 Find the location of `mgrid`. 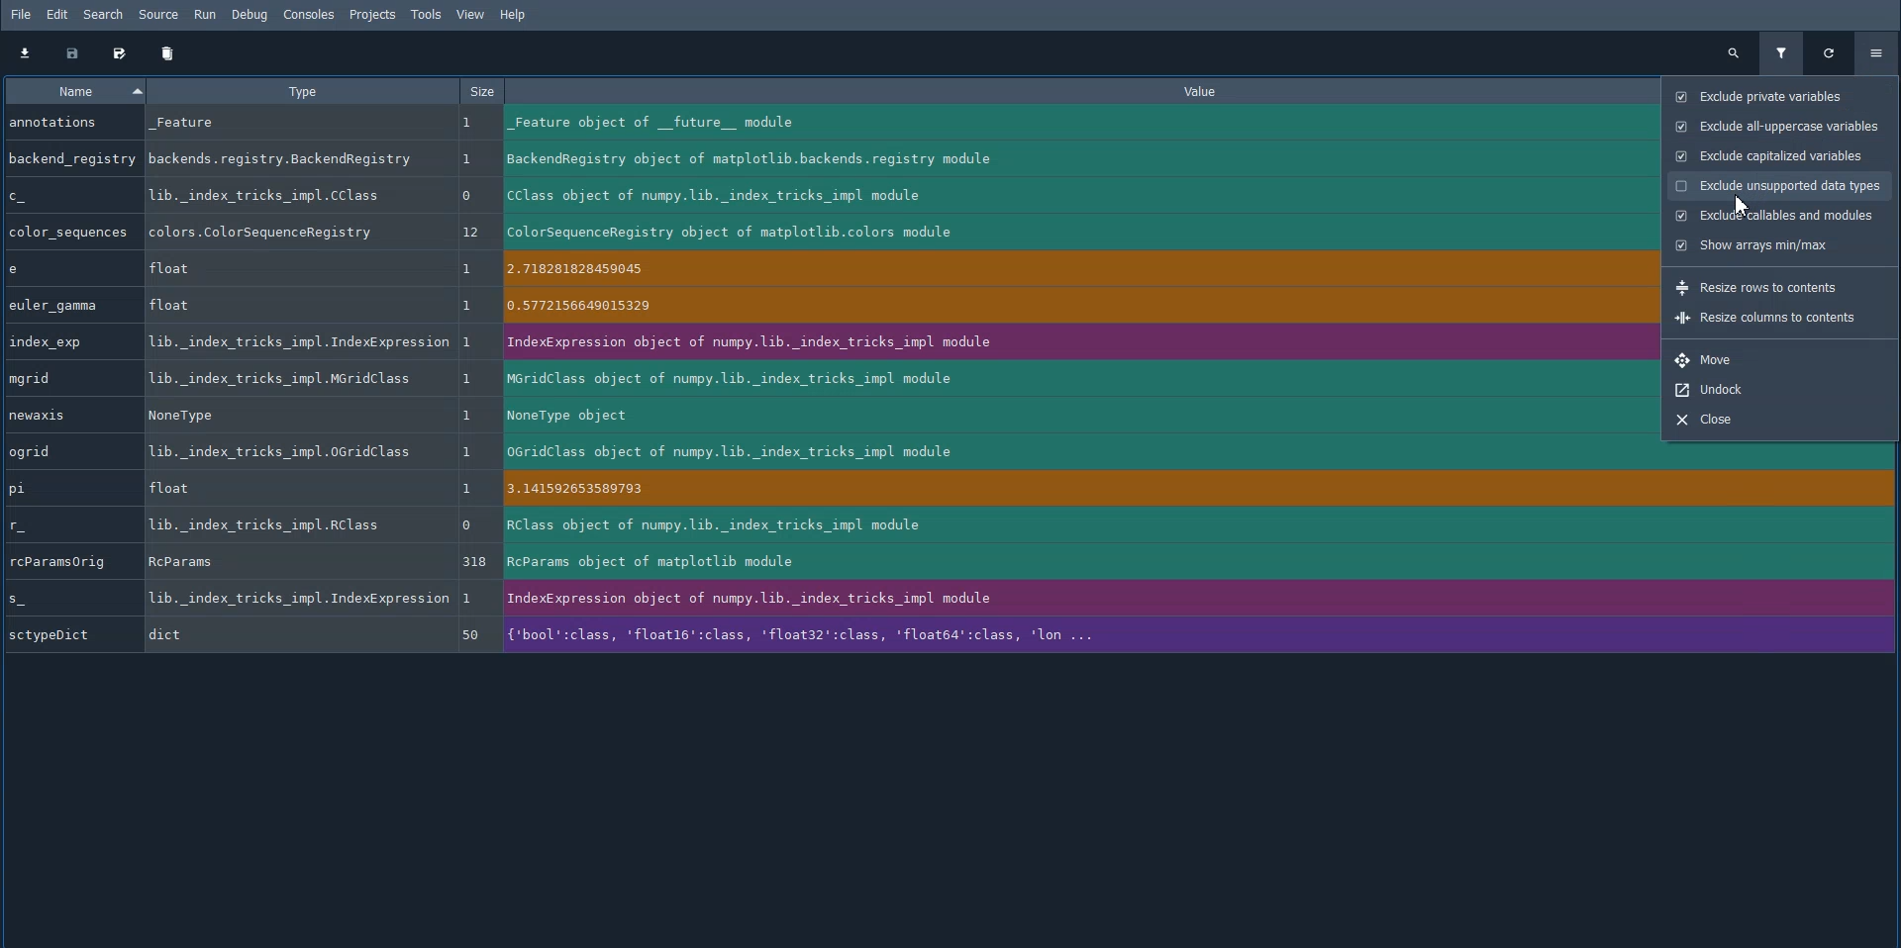

mgrid is located at coordinates (66, 378).